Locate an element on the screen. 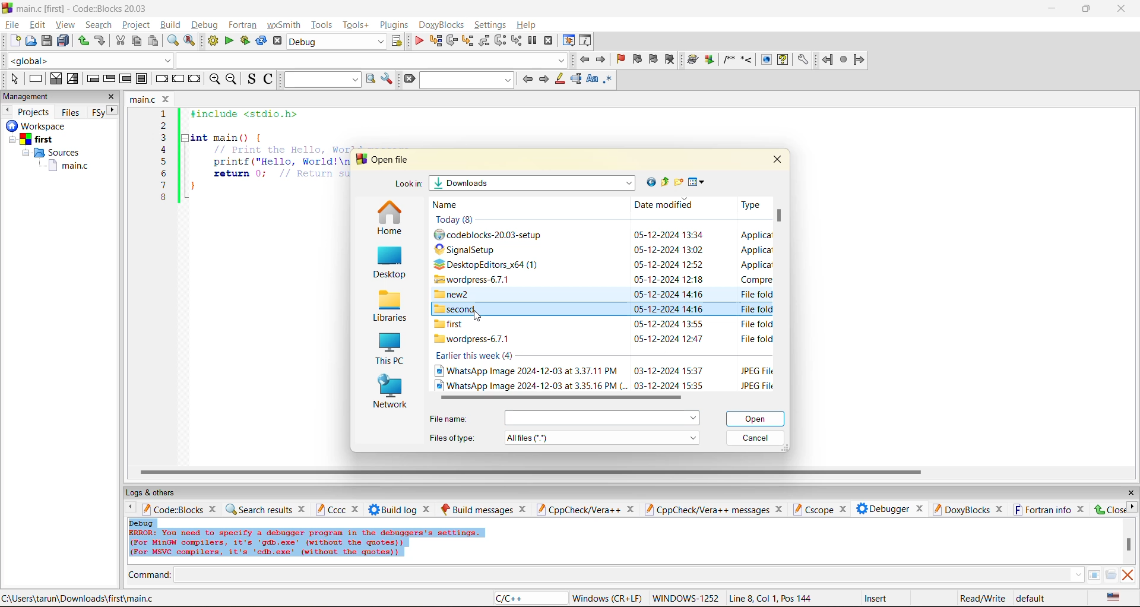 This screenshot has height=607, width=1140. Sources is located at coordinates (54, 153).